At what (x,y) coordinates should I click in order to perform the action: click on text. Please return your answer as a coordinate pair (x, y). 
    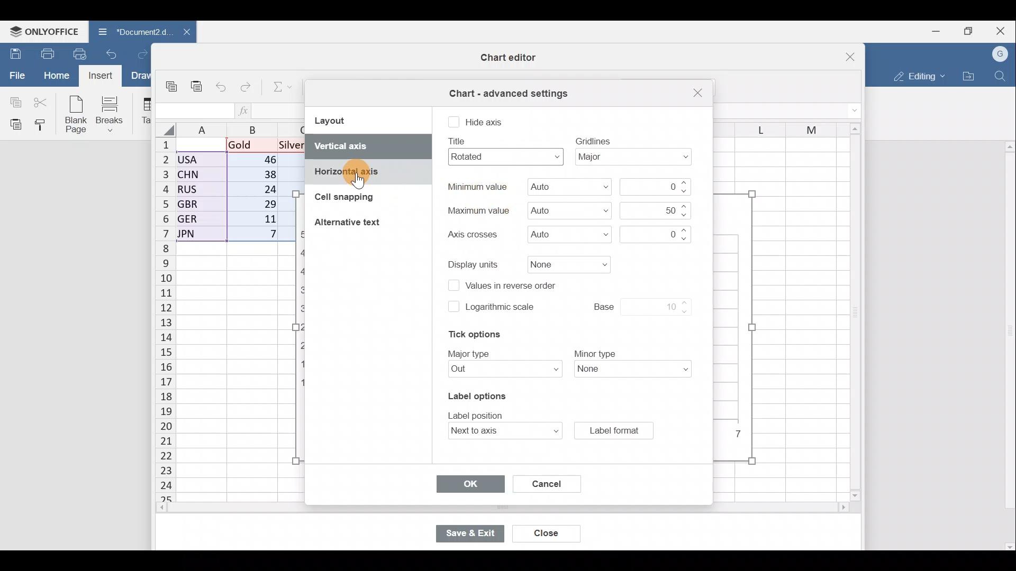
    Looking at the image, I should click on (593, 140).